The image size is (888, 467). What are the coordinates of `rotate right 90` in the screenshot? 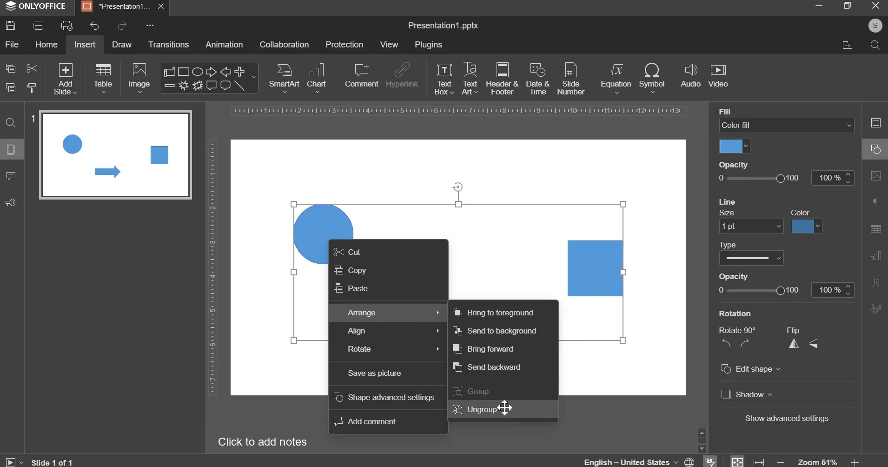 It's located at (746, 344).